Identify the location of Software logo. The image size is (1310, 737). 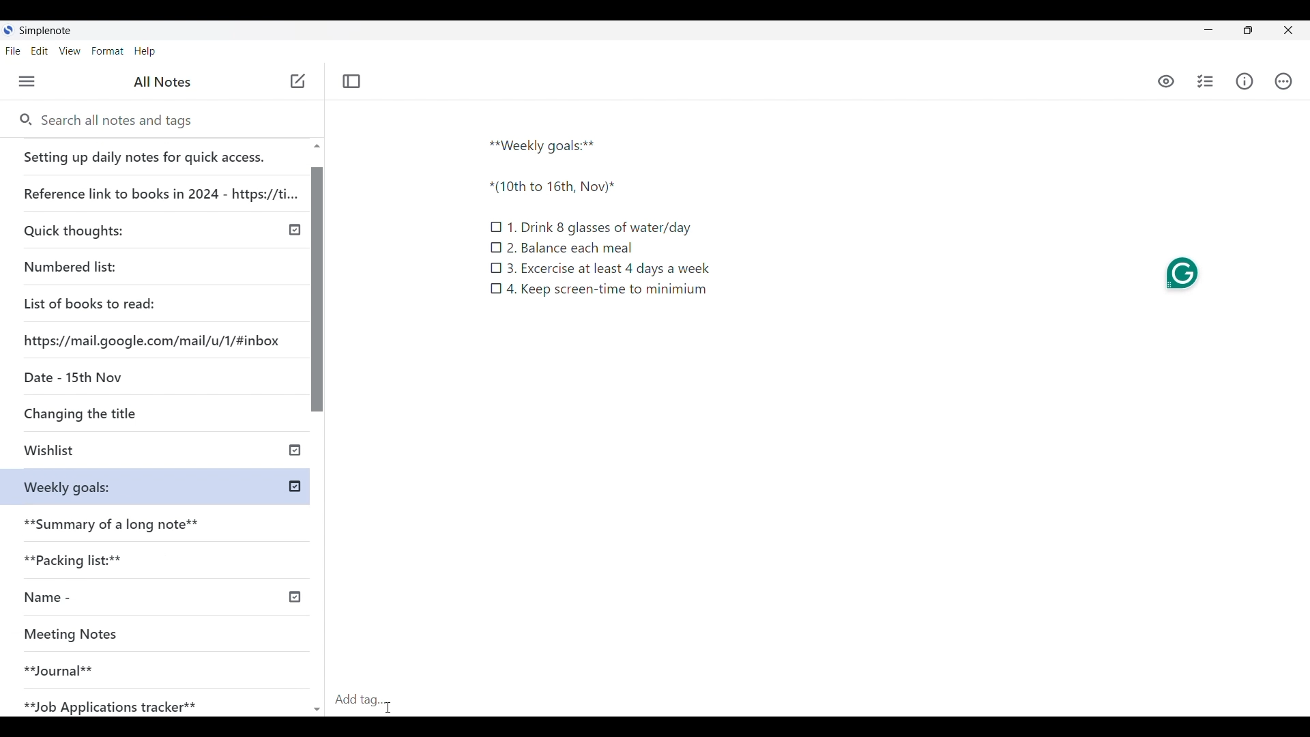
(9, 30).